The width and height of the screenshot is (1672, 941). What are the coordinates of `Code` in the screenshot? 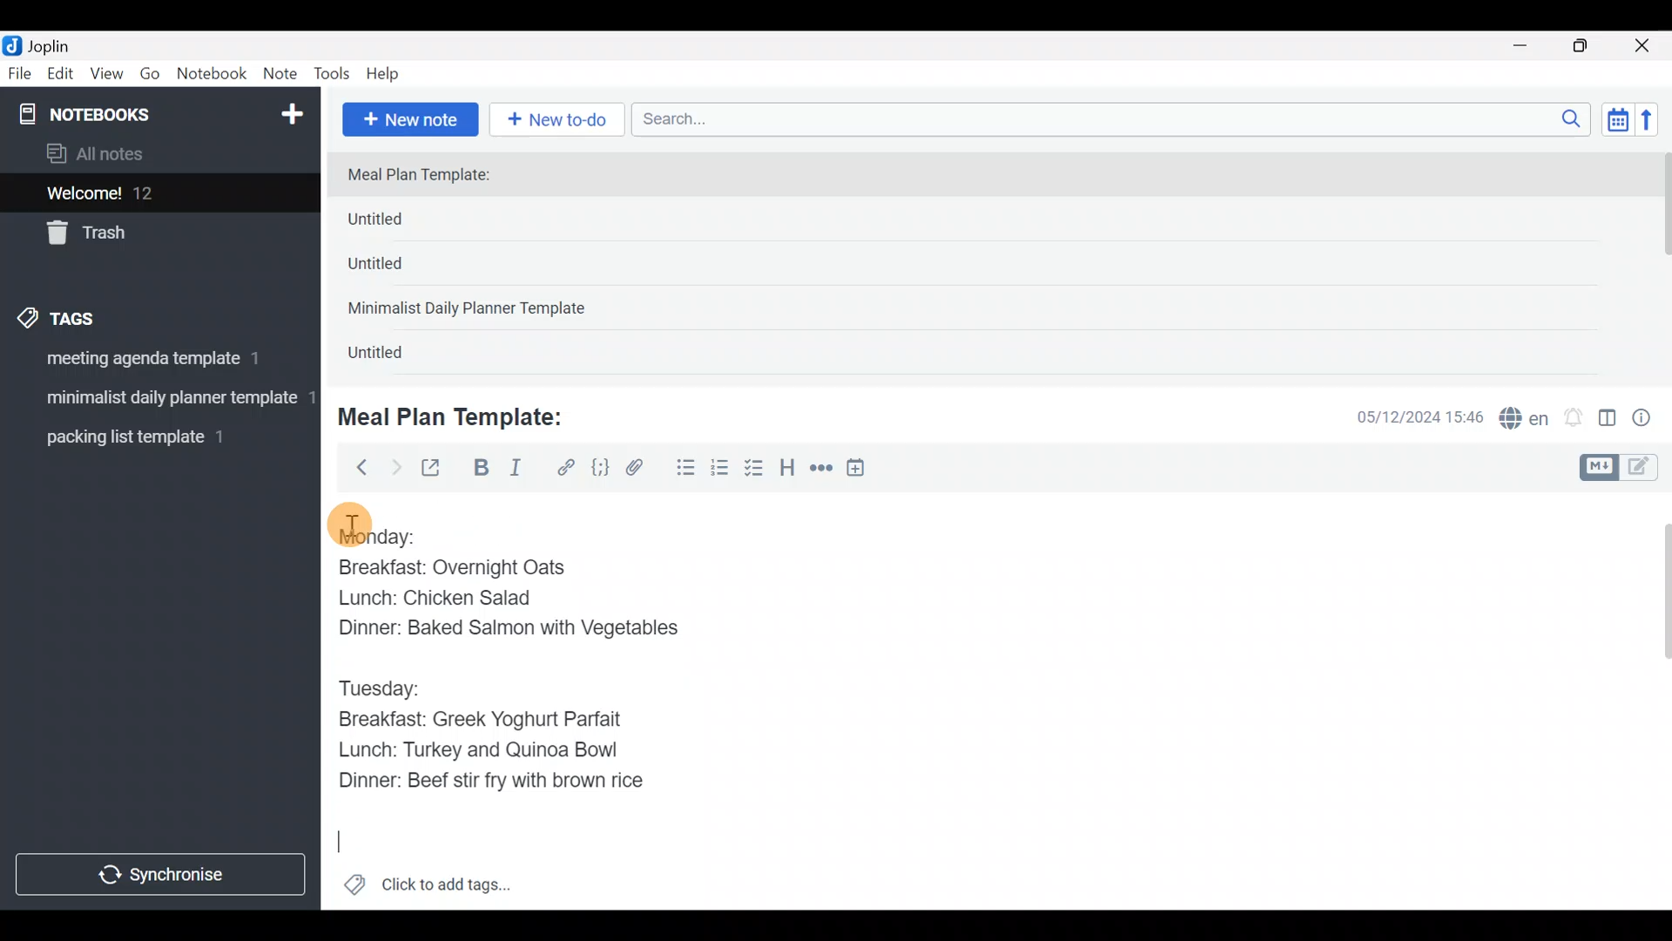 It's located at (598, 467).